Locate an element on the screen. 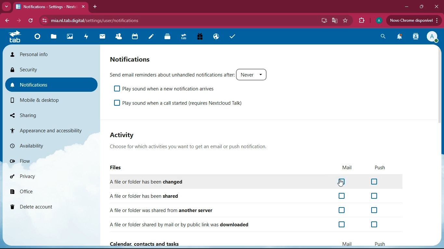 The width and height of the screenshot is (444, 249). push is located at coordinates (380, 244).